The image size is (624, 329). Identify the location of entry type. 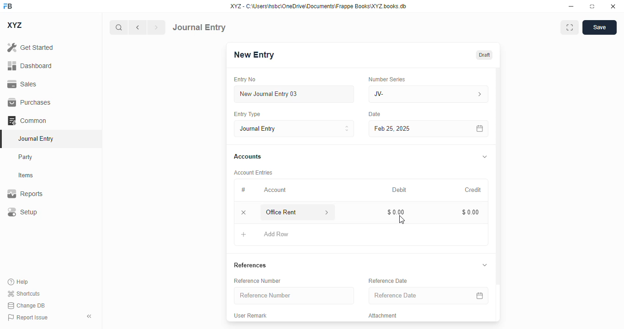
(246, 114).